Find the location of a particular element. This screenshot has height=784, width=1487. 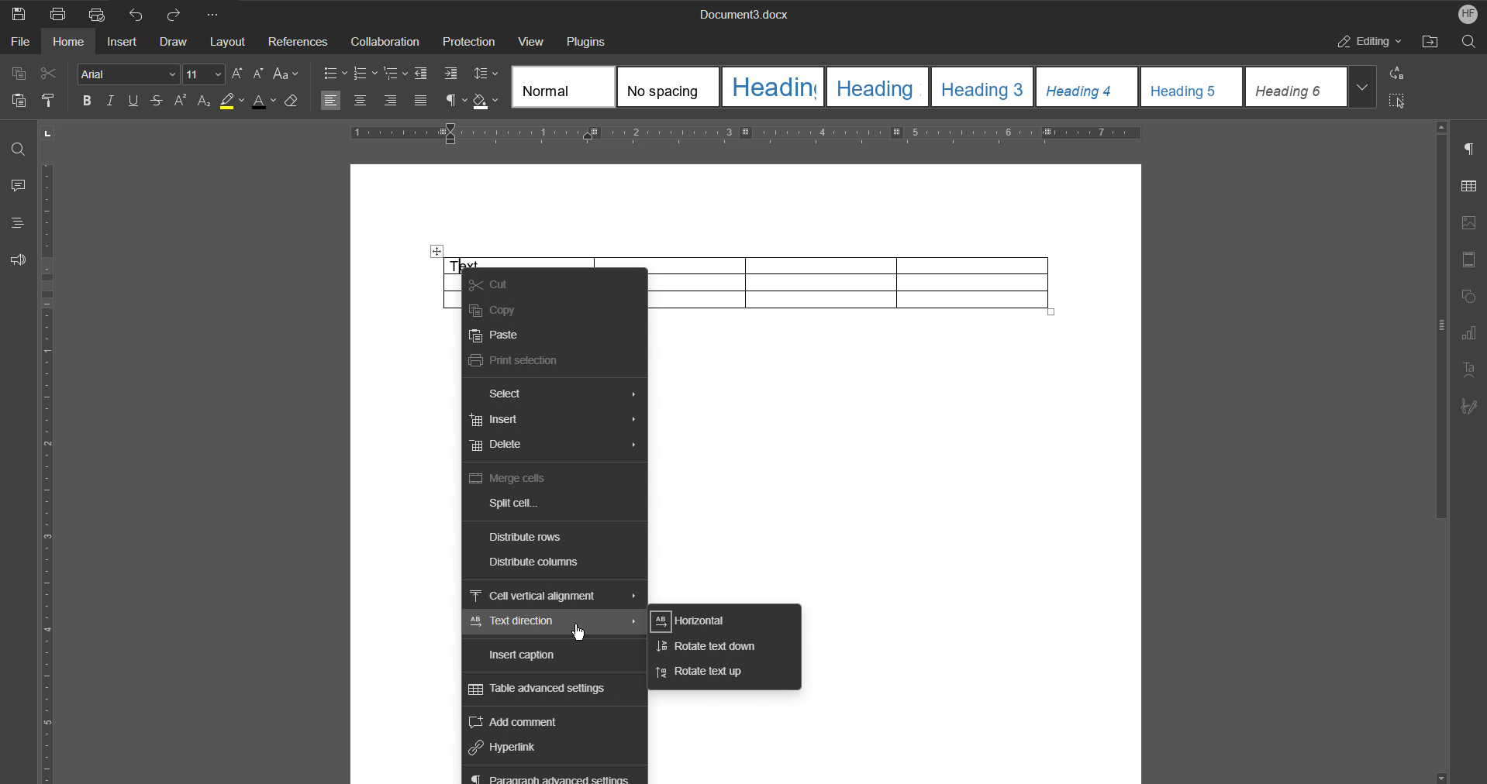

Increase Indent is located at coordinates (452, 74).